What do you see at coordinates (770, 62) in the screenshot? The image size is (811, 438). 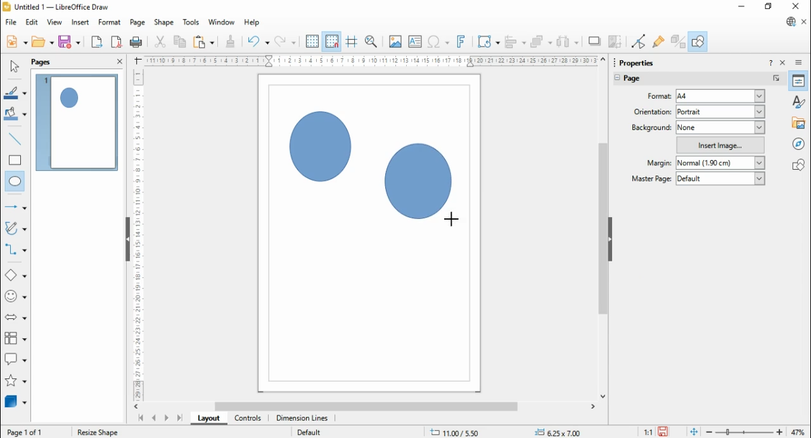 I see `help about this sidebar deck` at bounding box center [770, 62].